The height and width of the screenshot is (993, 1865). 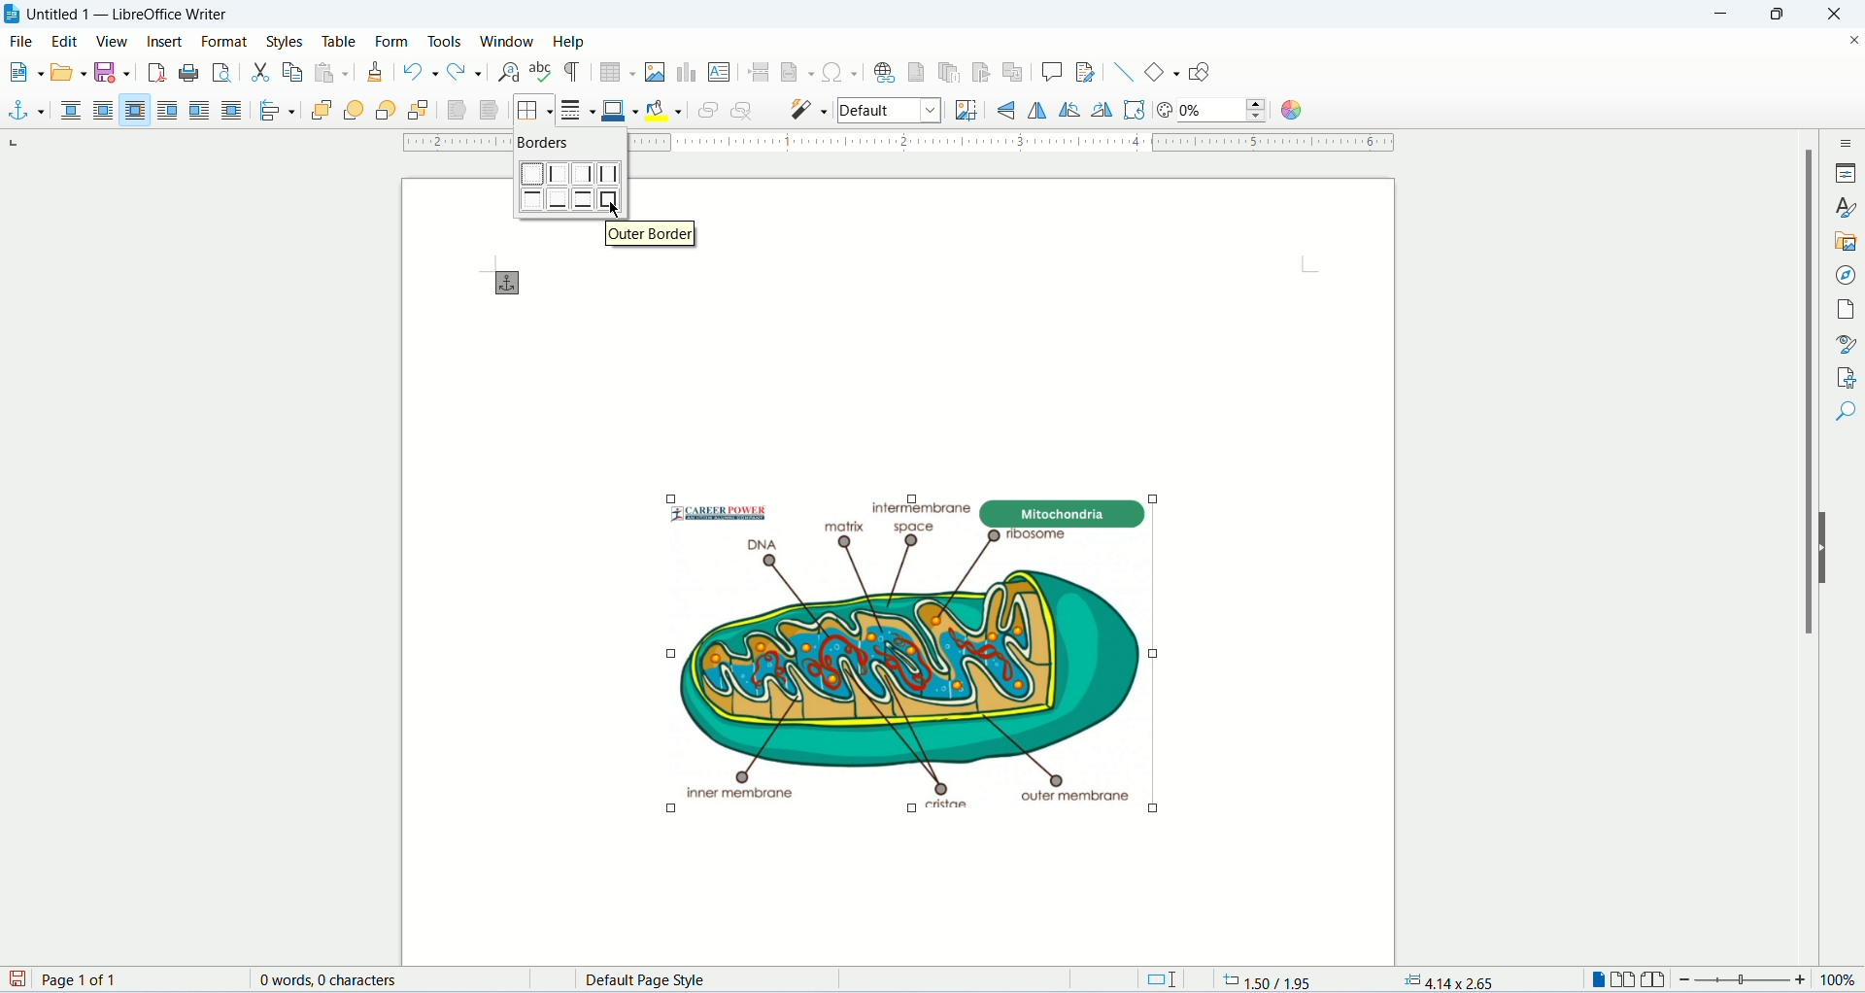 I want to click on borders, so click(x=532, y=111).